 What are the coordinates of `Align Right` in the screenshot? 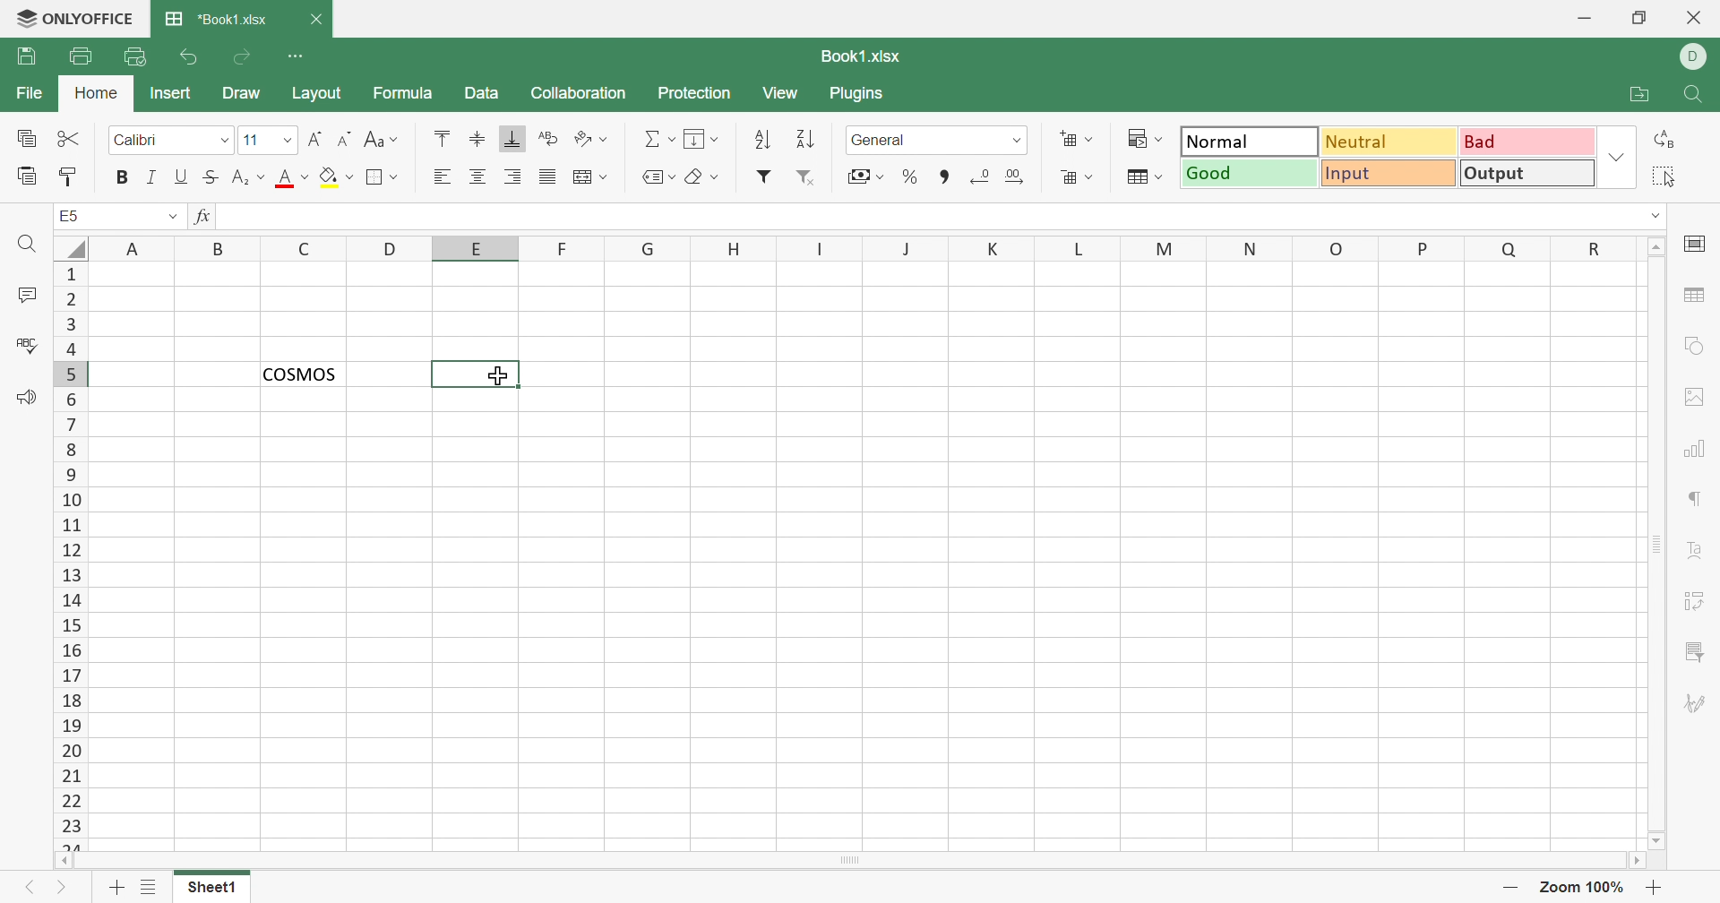 It's located at (513, 179).